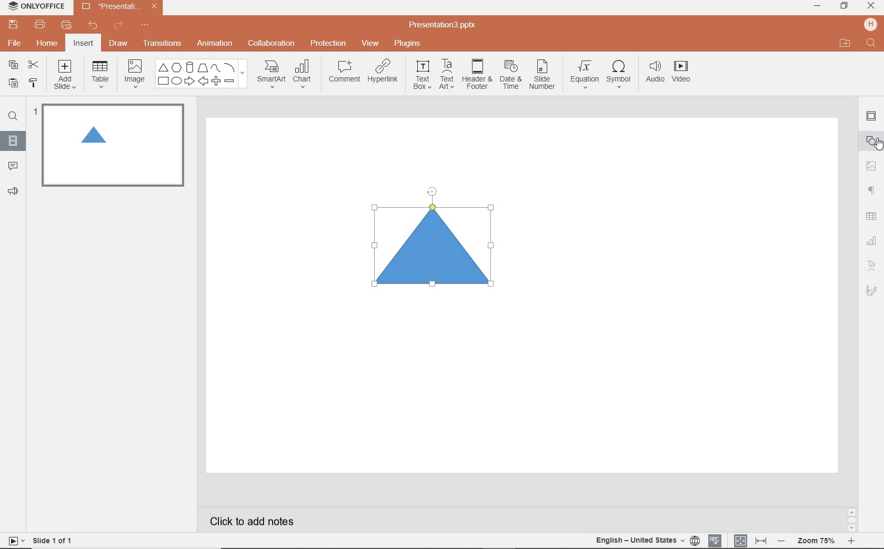 Image resolution: width=884 pixels, height=549 pixels. Describe the element at coordinates (817, 541) in the screenshot. I see `ZOOM level` at that location.